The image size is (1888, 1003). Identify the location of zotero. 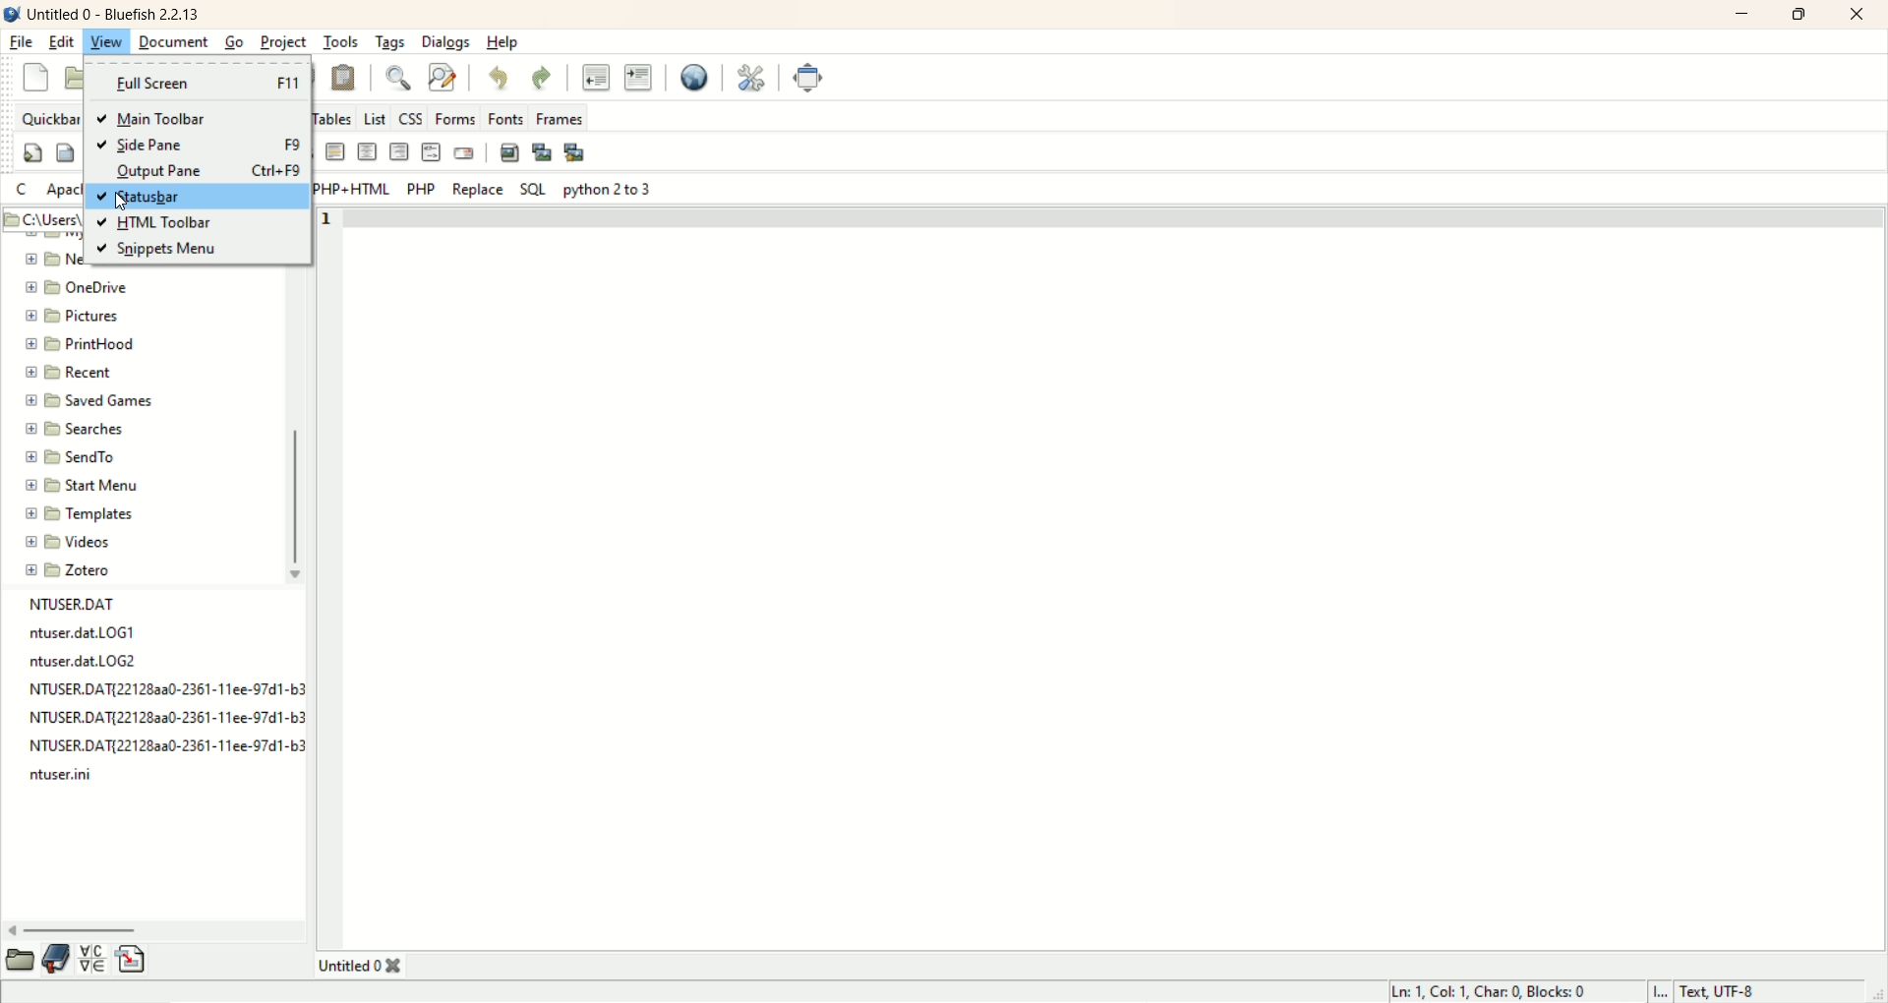
(72, 570).